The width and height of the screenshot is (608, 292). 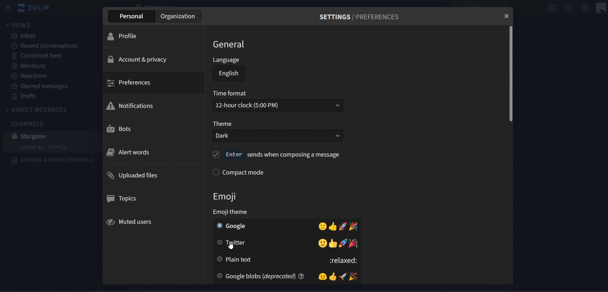 What do you see at coordinates (278, 136) in the screenshot?
I see `dark` at bounding box center [278, 136].